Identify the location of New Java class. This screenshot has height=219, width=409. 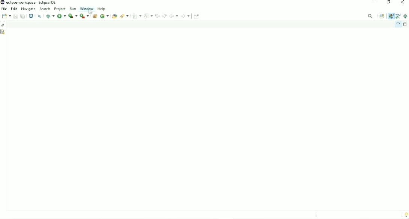
(104, 16).